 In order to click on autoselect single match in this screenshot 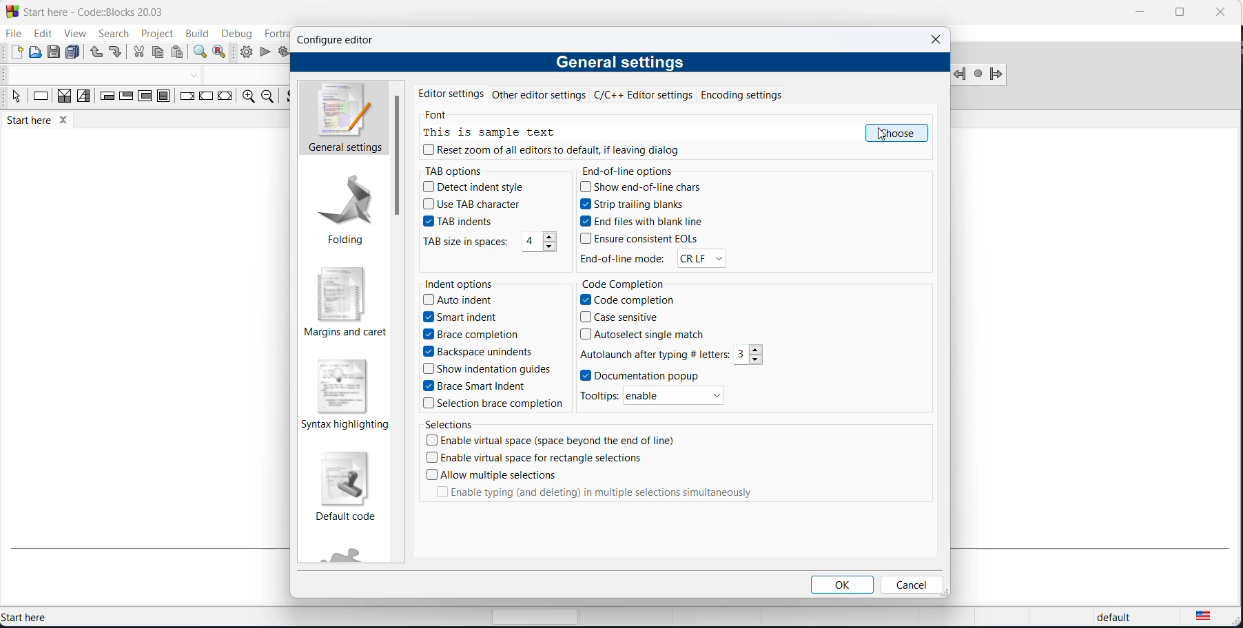, I will do `click(647, 335)`.